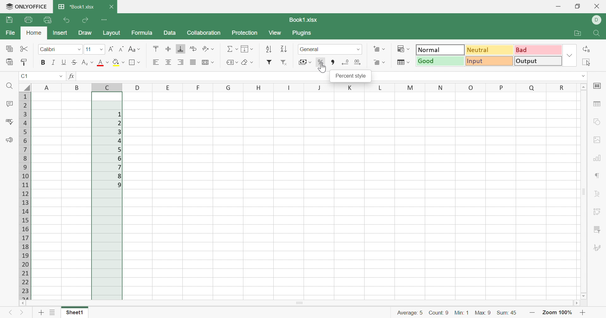 The height and width of the screenshot is (318, 606). What do you see at coordinates (268, 62) in the screenshot?
I see `Filter` at bounding box center [268, 62].